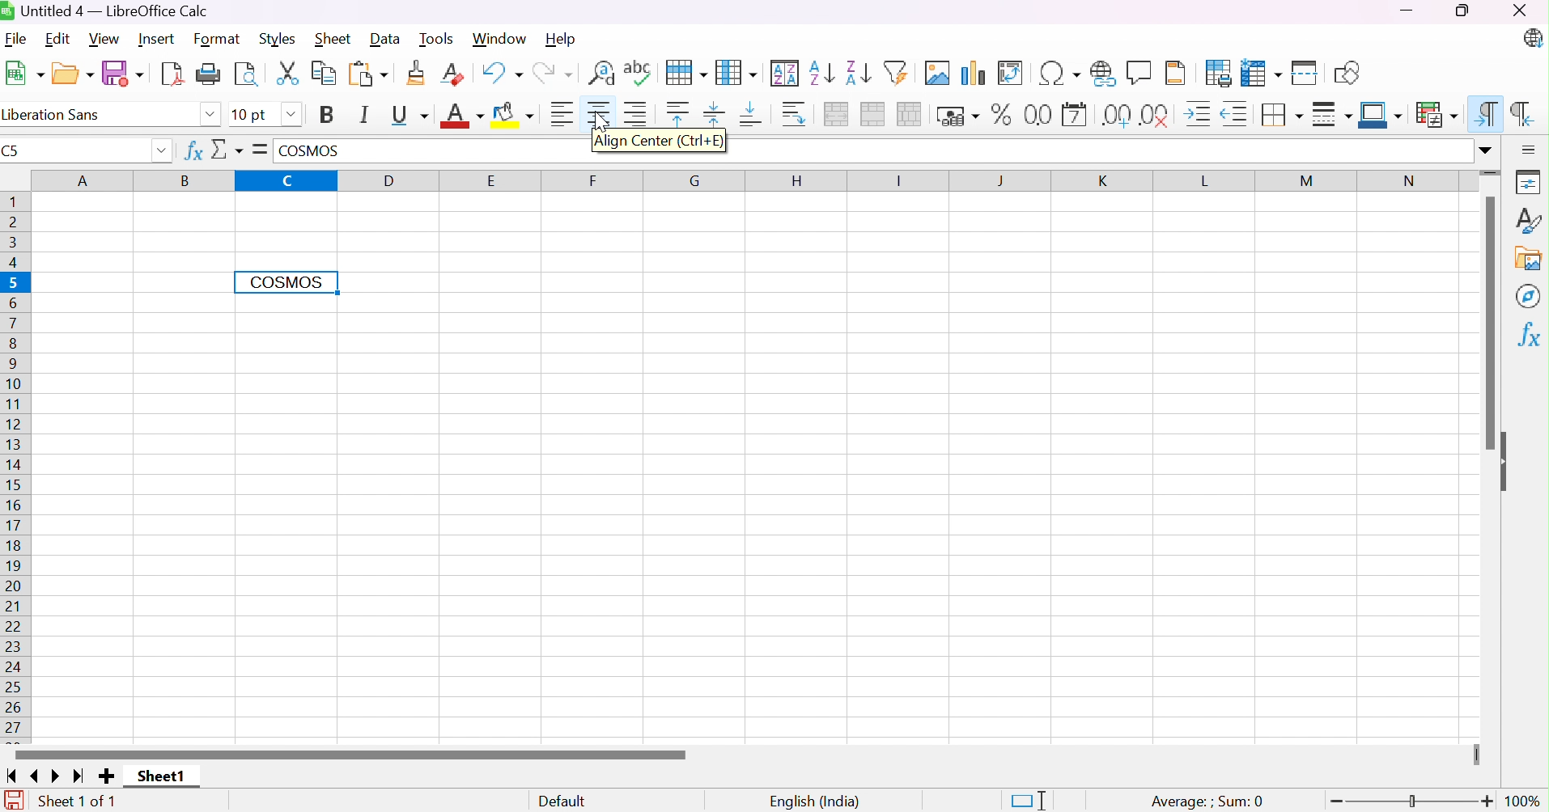 This screenshot has height=812, width=1549. What do you see at coordinates (960, 115) in the screenshot?
I see `Format as Currency` at bounding box center [960, 115].